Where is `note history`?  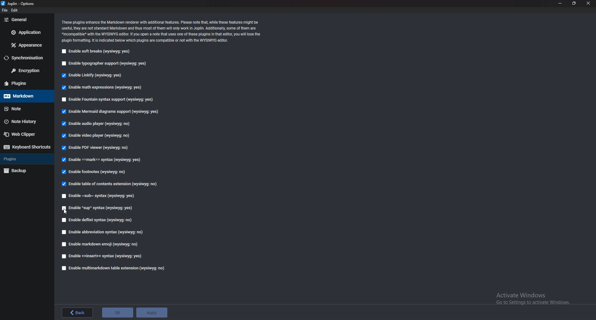
note history is located at coordinates (26, 121).